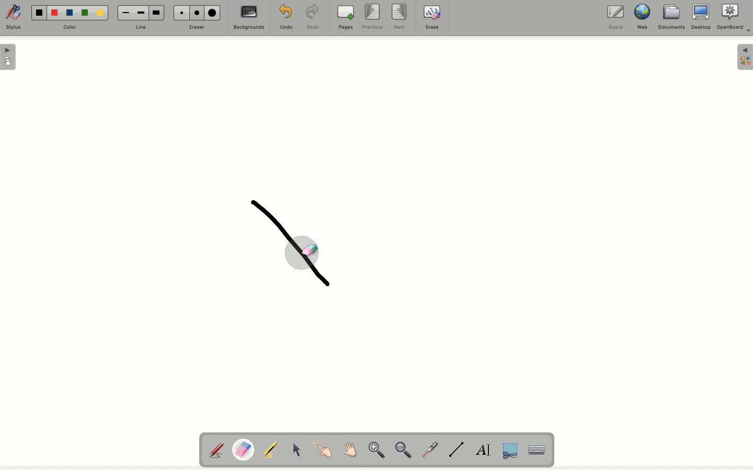 Image resolution: width=753 pixels, height=470 pixels. Describe the element at coordinates (322, 448) in the screenshot. I see `Point` at that location.